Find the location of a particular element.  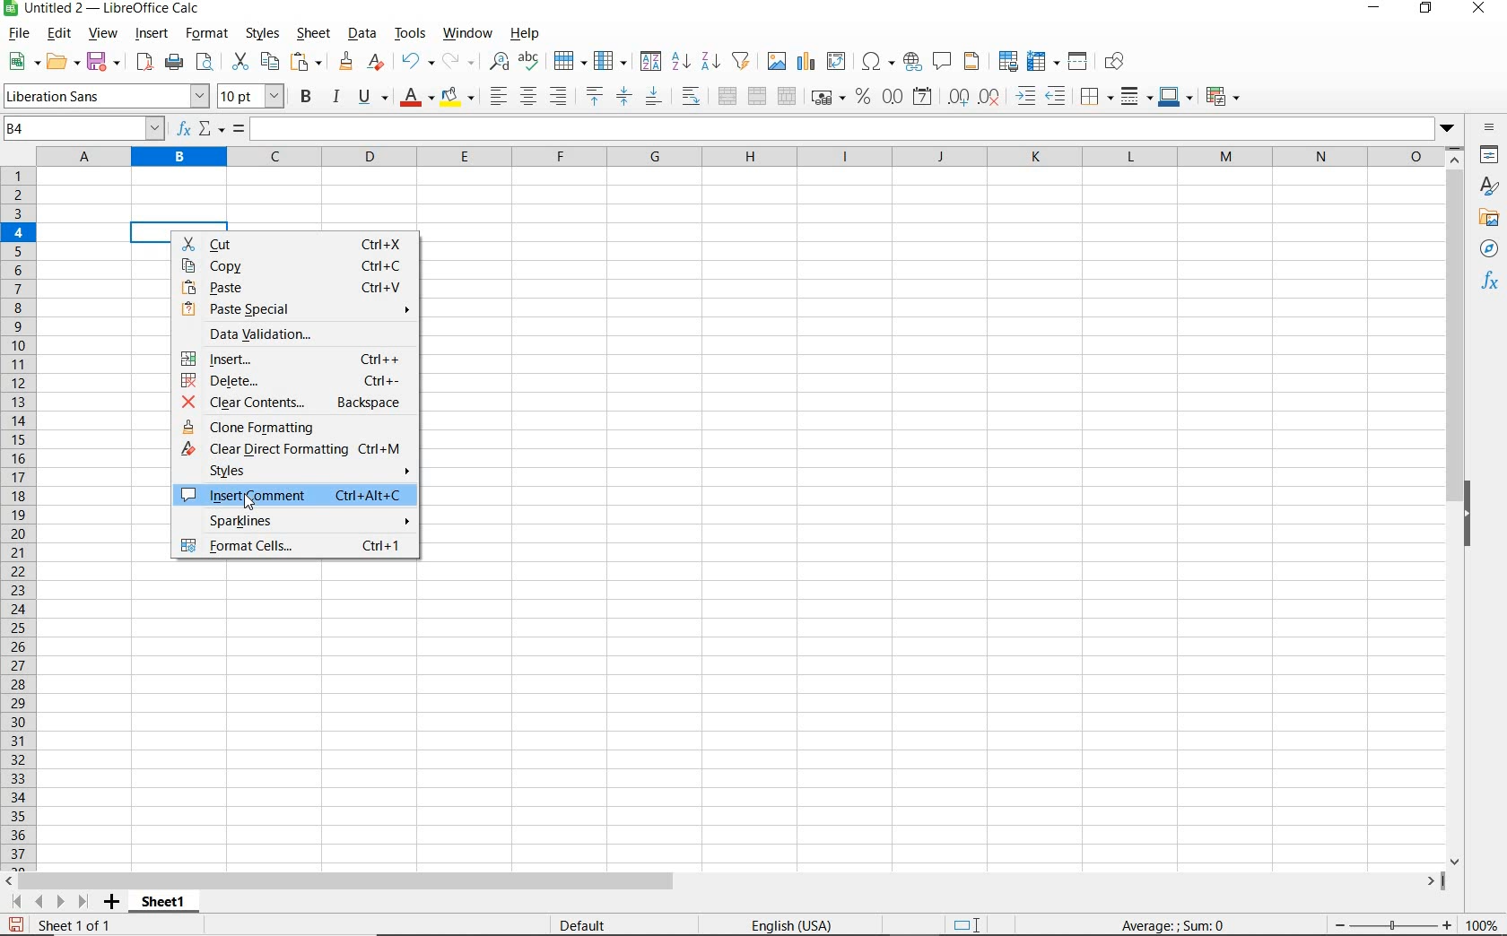

format as currency is located at coordinates (827, 97).